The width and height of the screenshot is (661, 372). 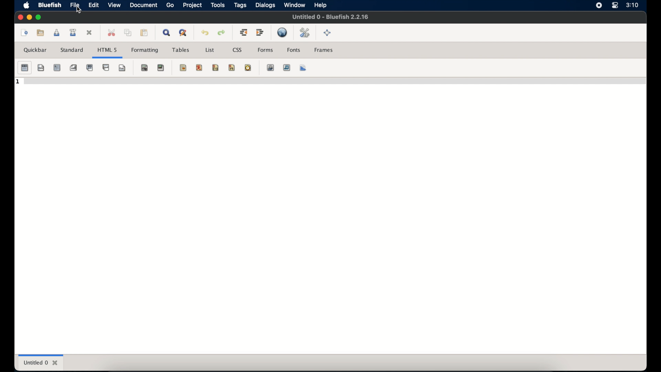 I want to click on css, so click(x=238, y=50).